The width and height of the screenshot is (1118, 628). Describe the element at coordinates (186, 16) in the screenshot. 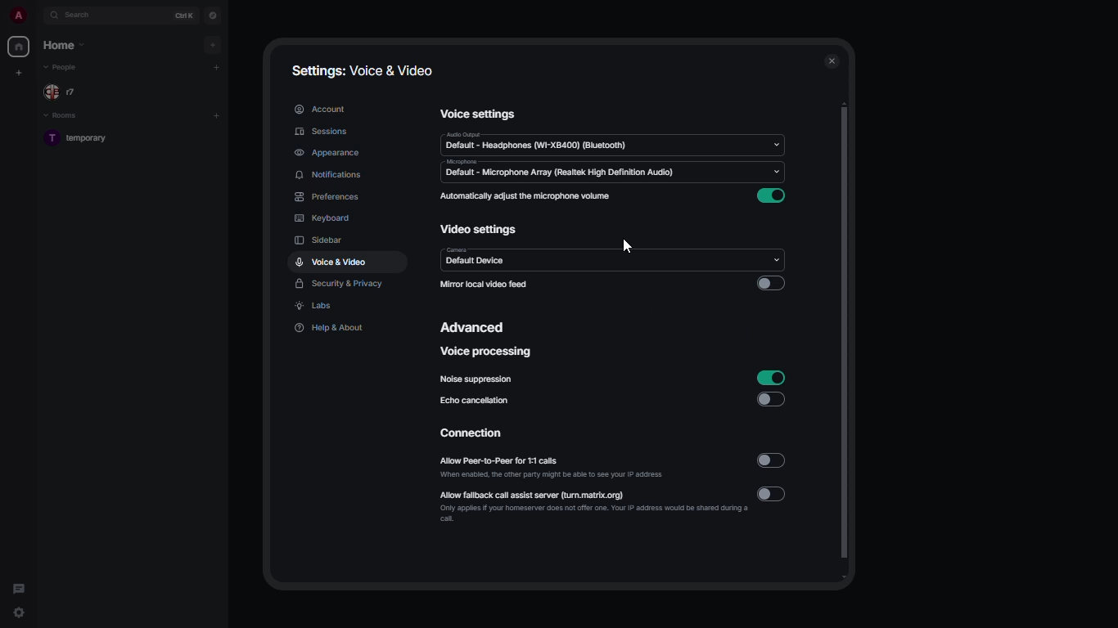

I see `ctrl K` at that location.